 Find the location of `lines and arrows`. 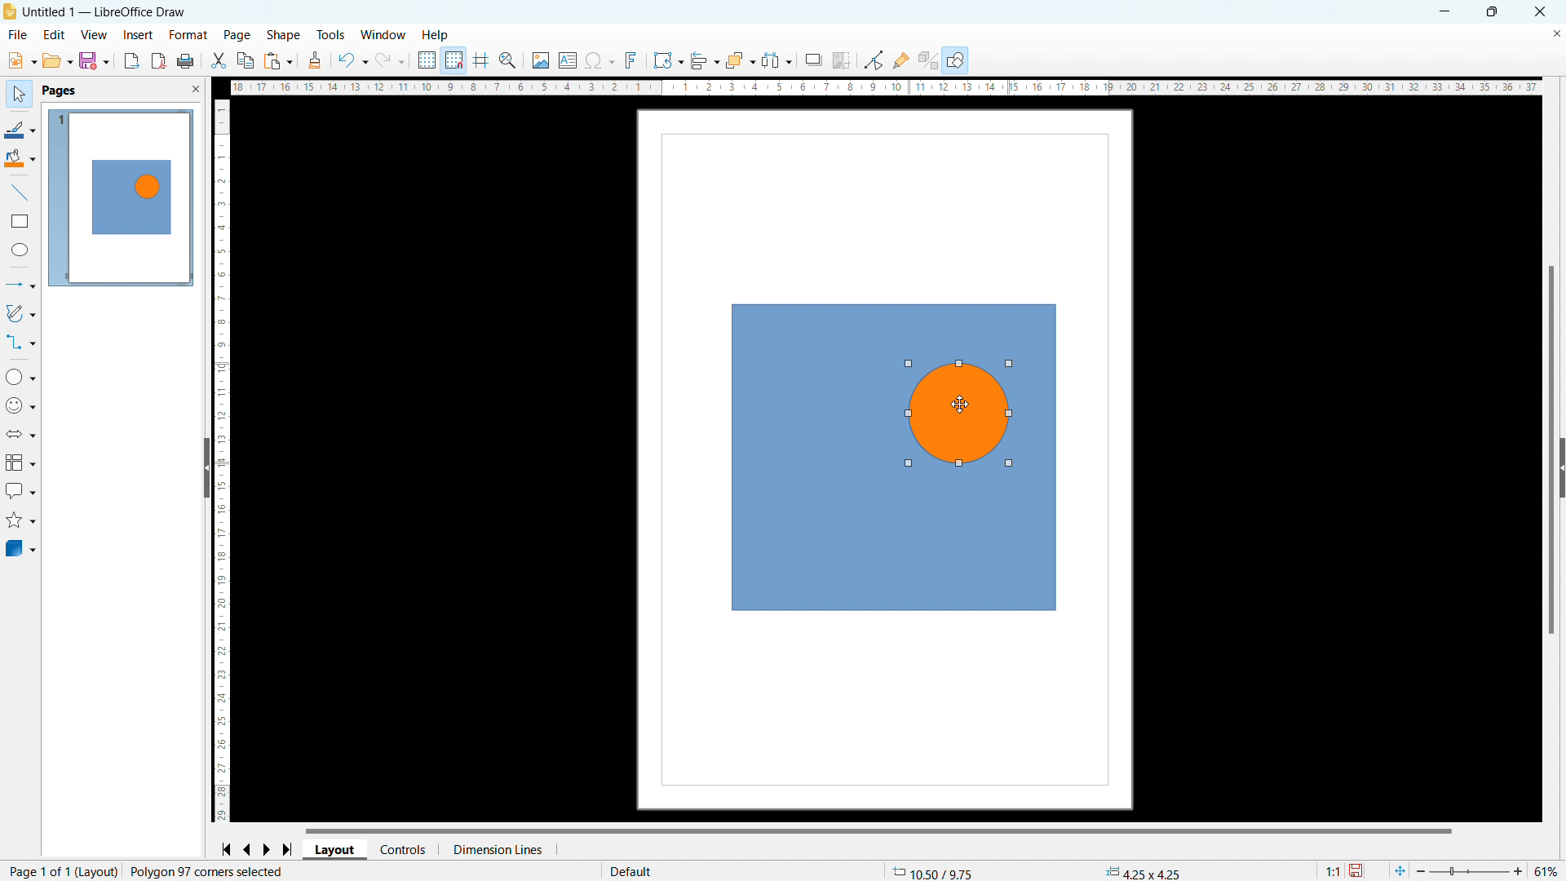

lines and arrows is located at coordinates (20, 286).